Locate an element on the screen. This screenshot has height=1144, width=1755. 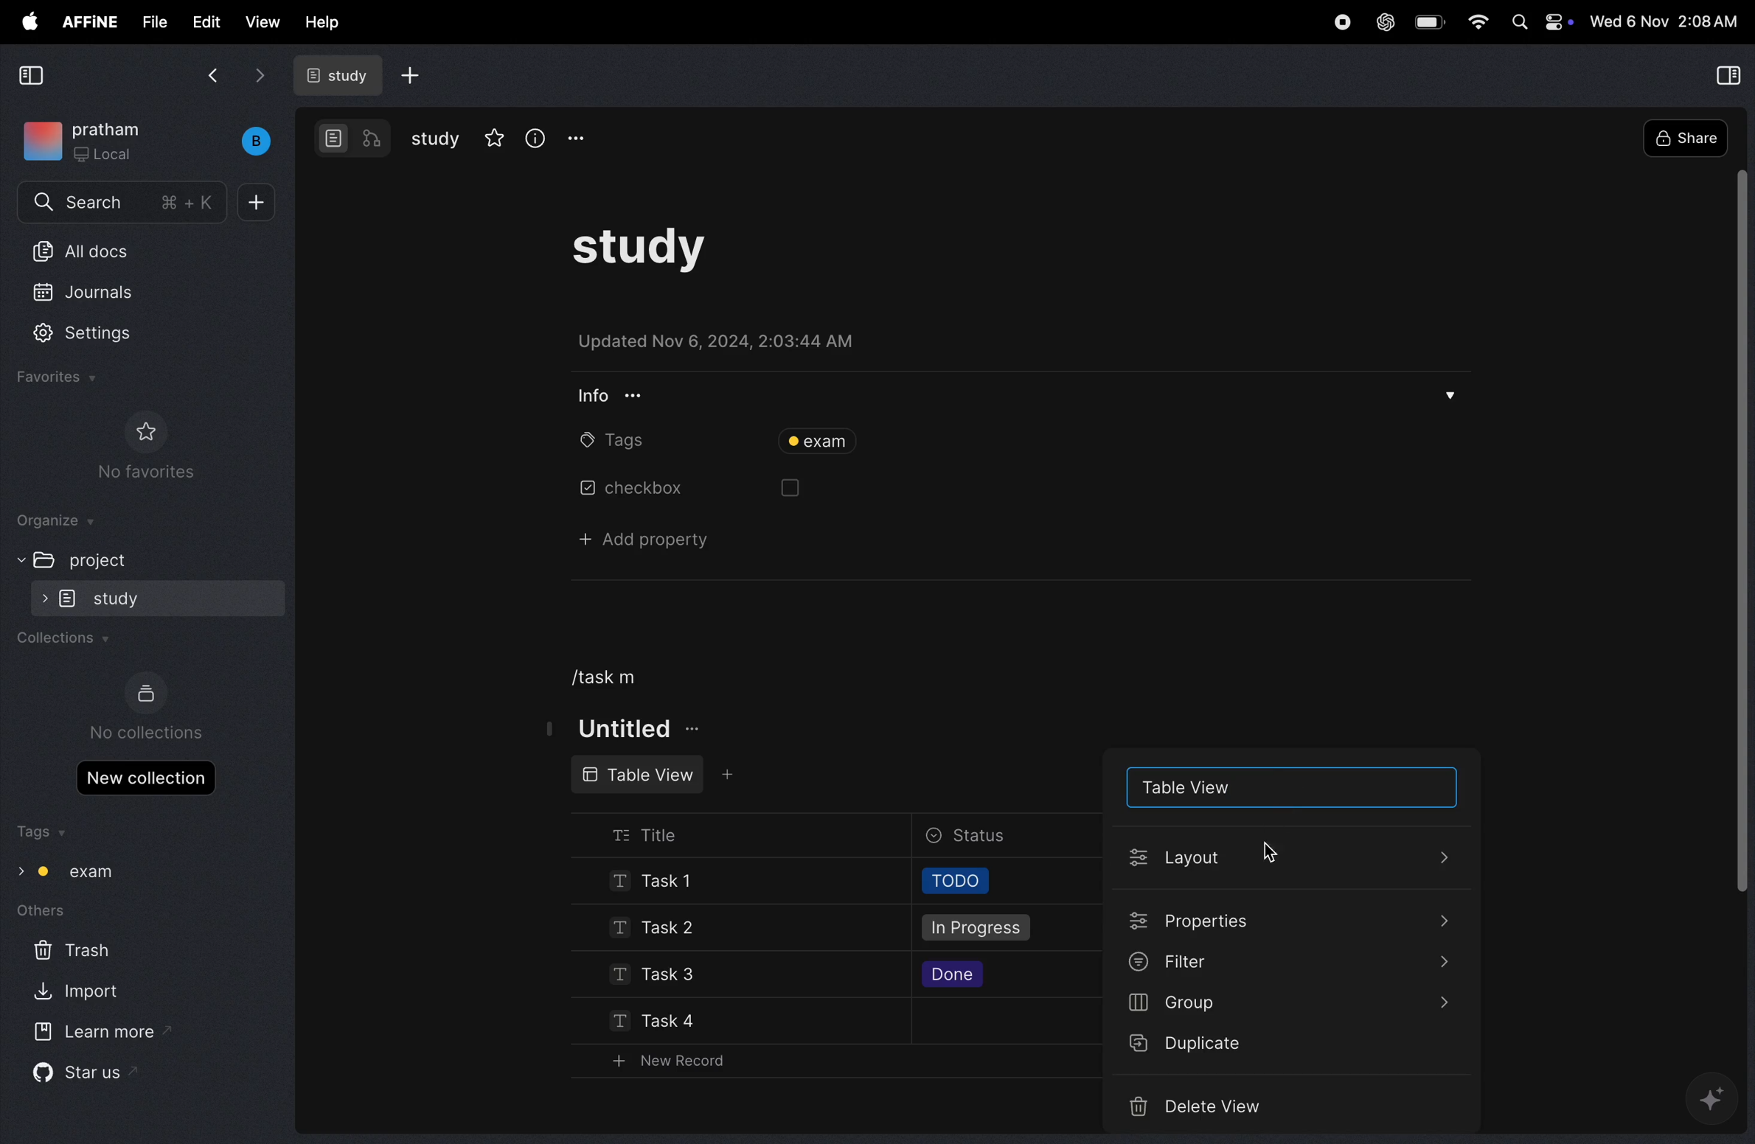
all docs is located at coordinates (103, 251).